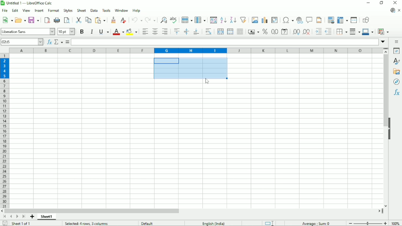  Describe the element at coordinates (177, 32) in the screenshot. I see `Align top` at that location.